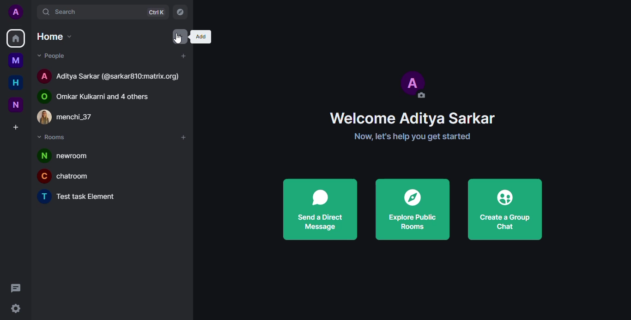  Describe the element at coordinates (182, 137) in the screenshot. I see `add` at that location.